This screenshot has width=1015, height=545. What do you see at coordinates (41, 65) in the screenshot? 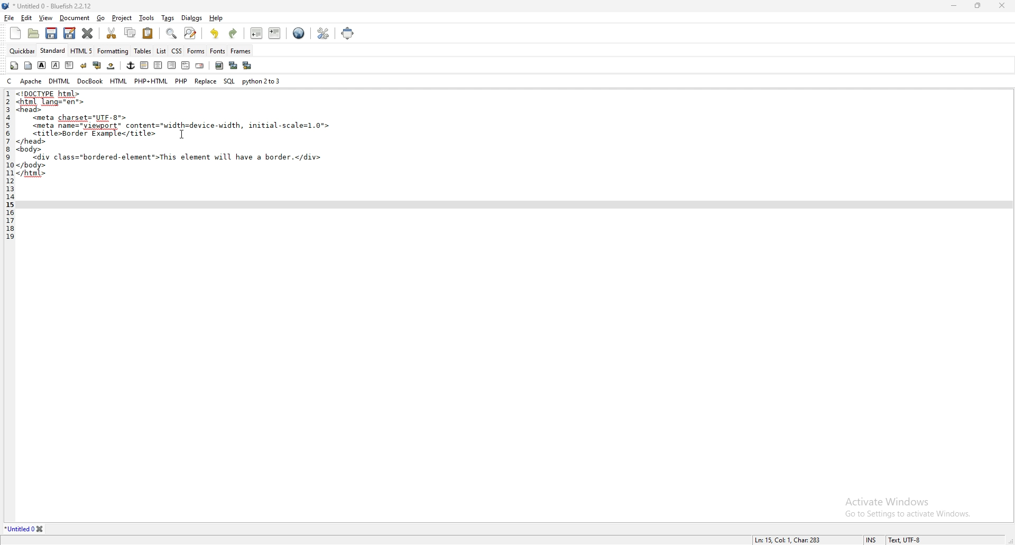
I see `bold` at bounding box center [41, 65].